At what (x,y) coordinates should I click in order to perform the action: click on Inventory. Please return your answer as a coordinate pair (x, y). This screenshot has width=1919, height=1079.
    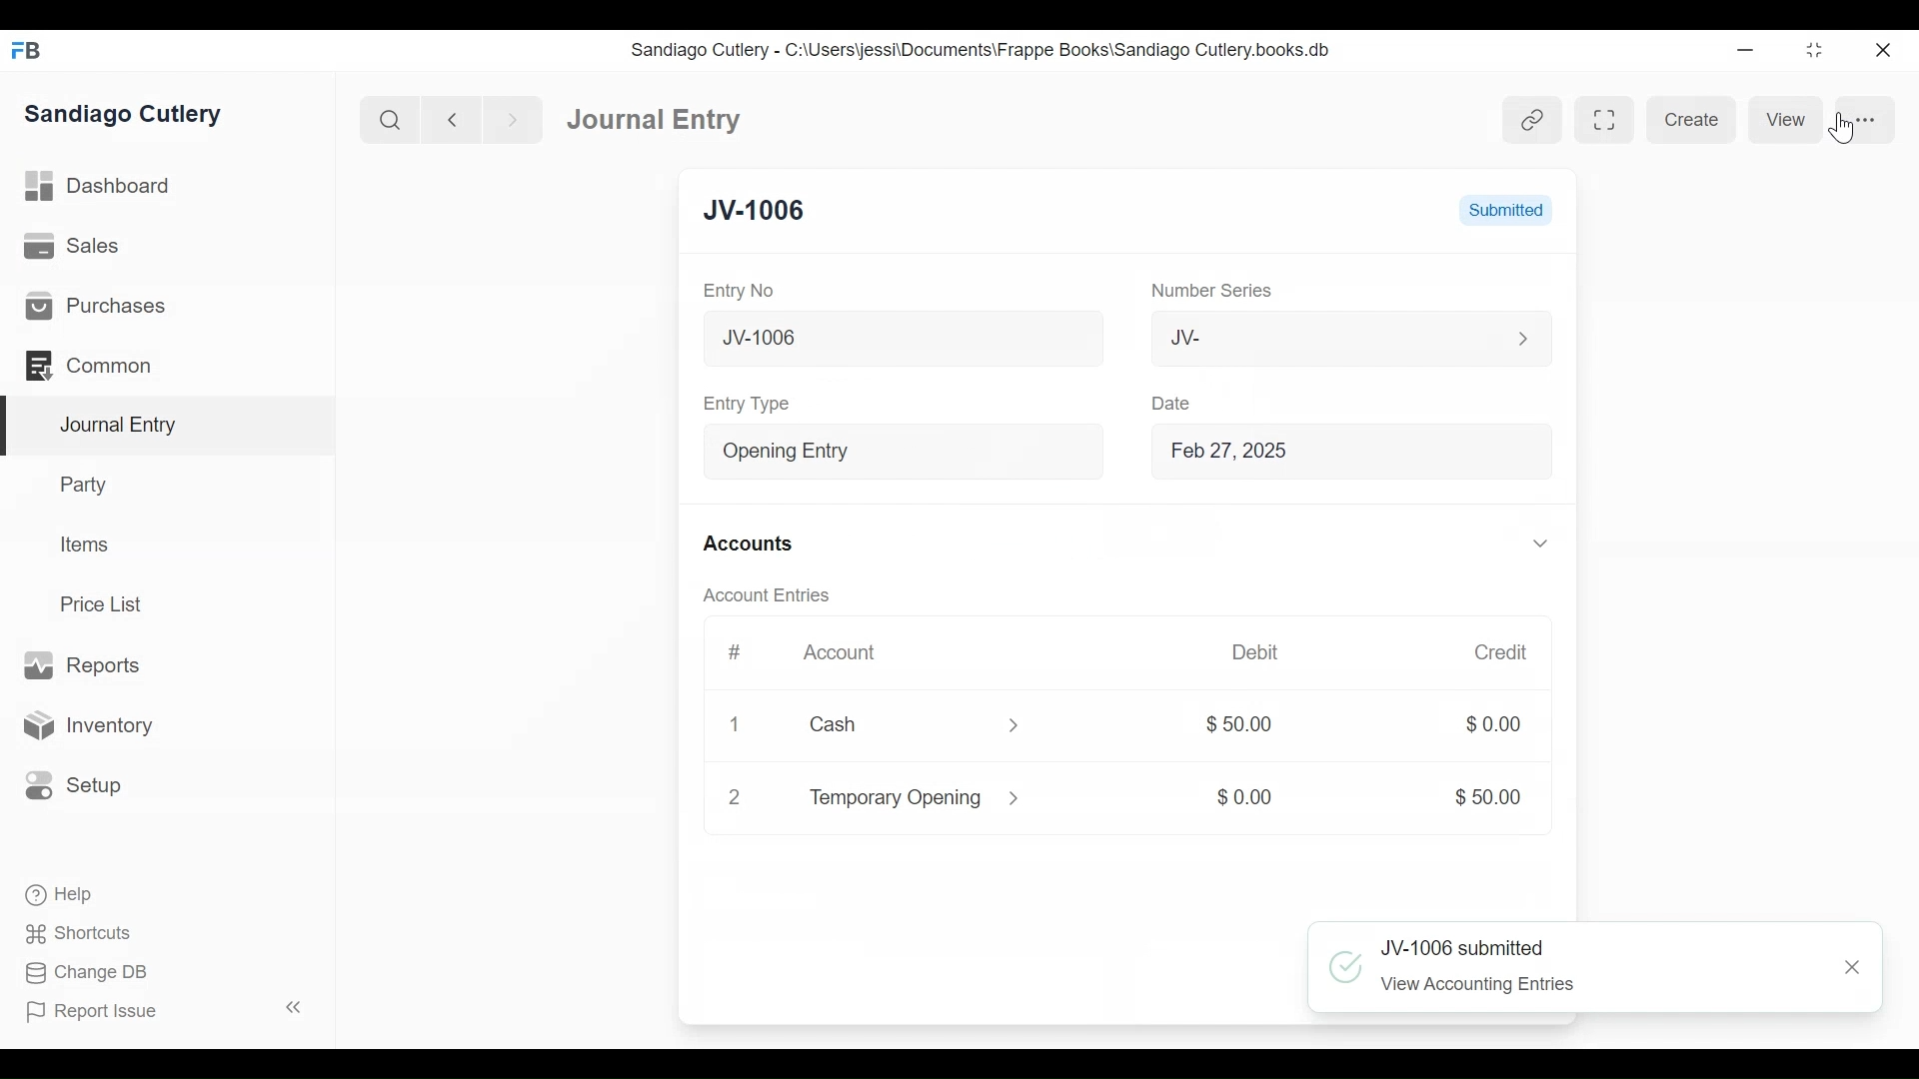
    Looking at the image, I should click on (86, 724).